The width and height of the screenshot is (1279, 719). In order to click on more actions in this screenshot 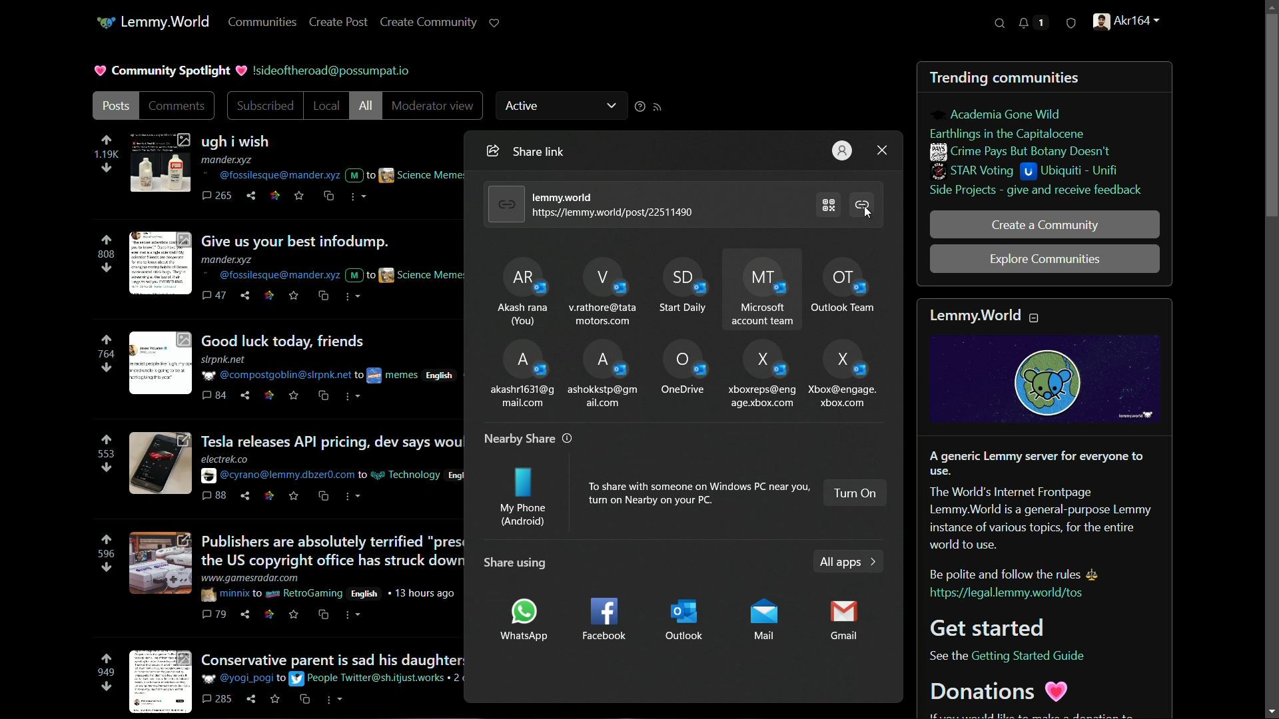, I will do `click(356, 198)`.